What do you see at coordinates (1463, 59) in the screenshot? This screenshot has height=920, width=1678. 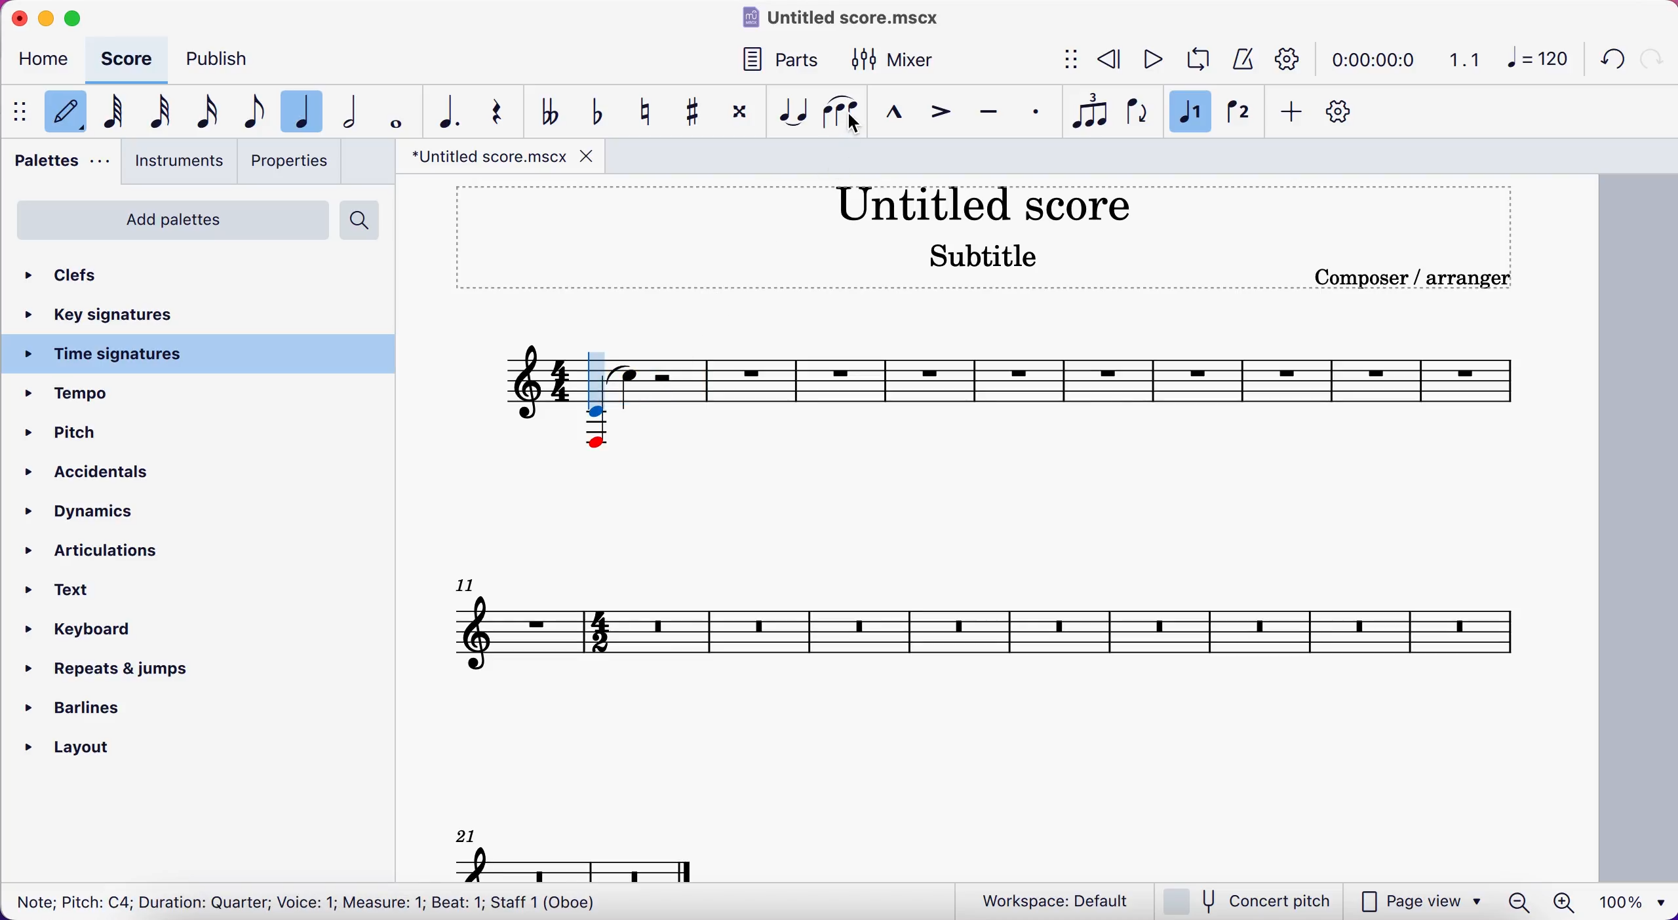 I see `1.1` at bounding box center [1463, 59].